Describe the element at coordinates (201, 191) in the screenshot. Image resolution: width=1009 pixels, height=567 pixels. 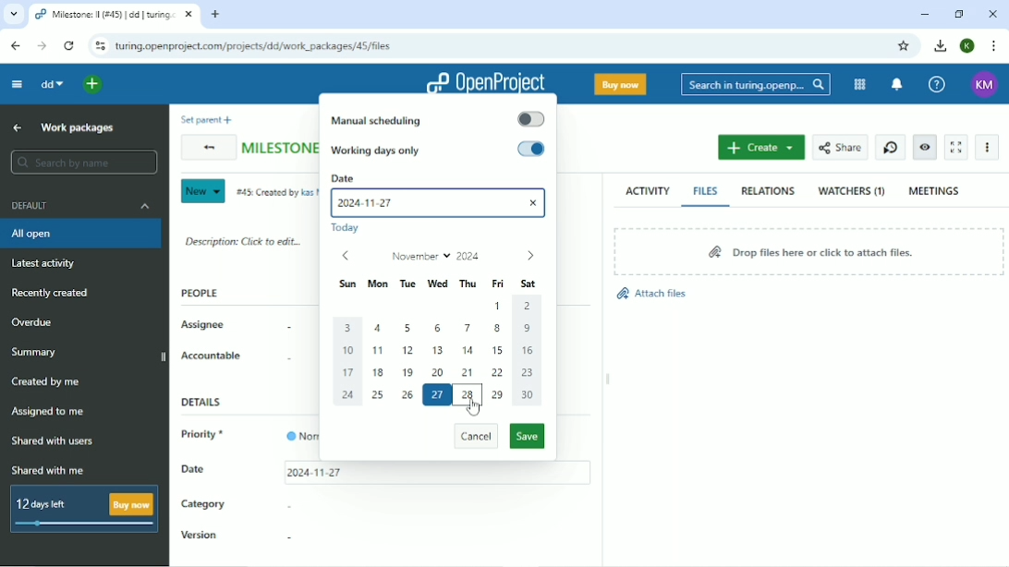
I see `New` at that location.